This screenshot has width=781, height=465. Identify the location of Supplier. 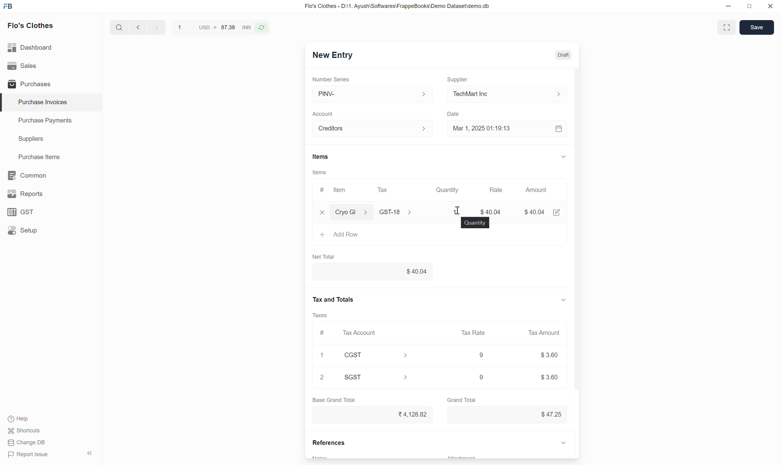
(460, 77).